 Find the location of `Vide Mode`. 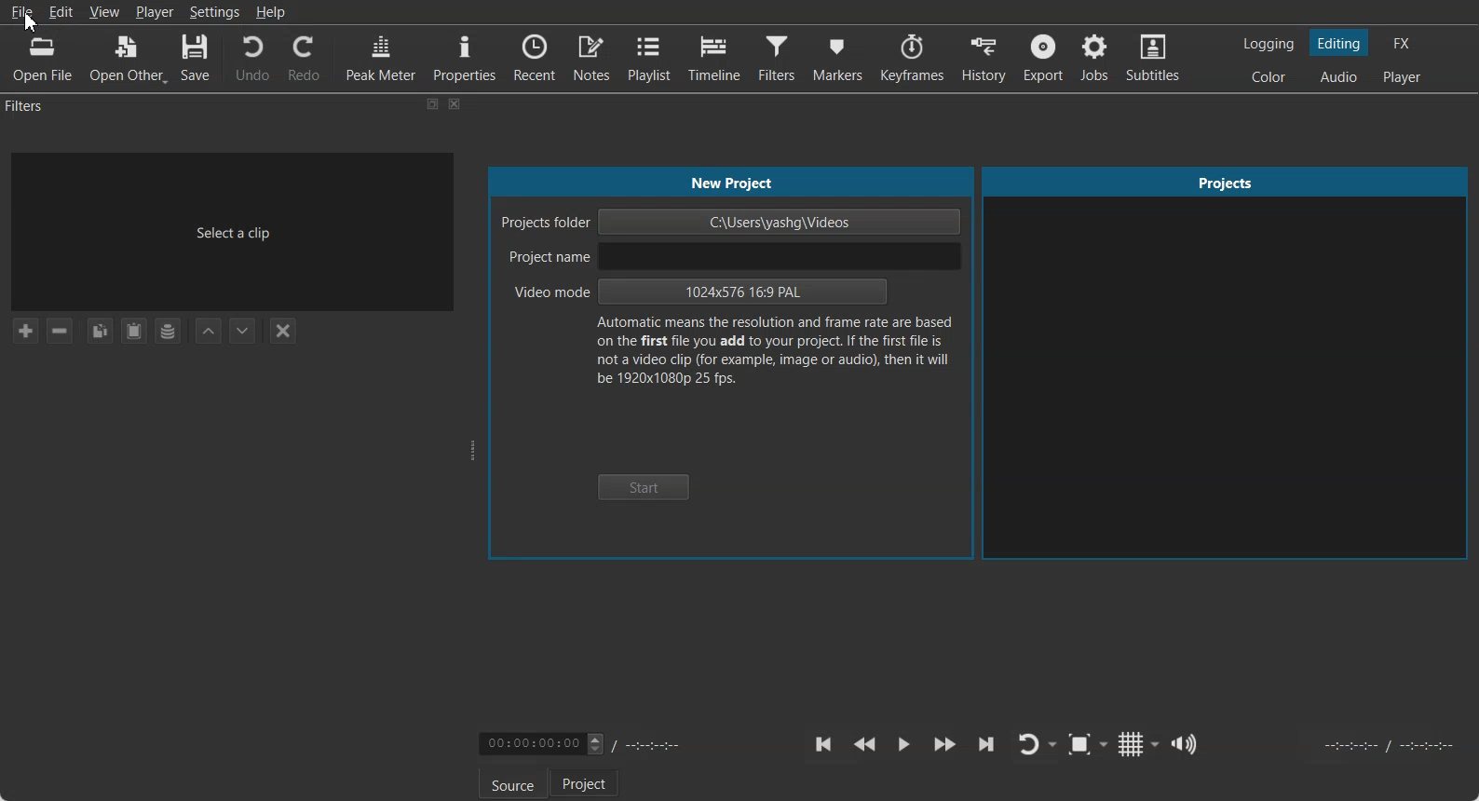

Vide Mode is located at coordinates (700, 293).